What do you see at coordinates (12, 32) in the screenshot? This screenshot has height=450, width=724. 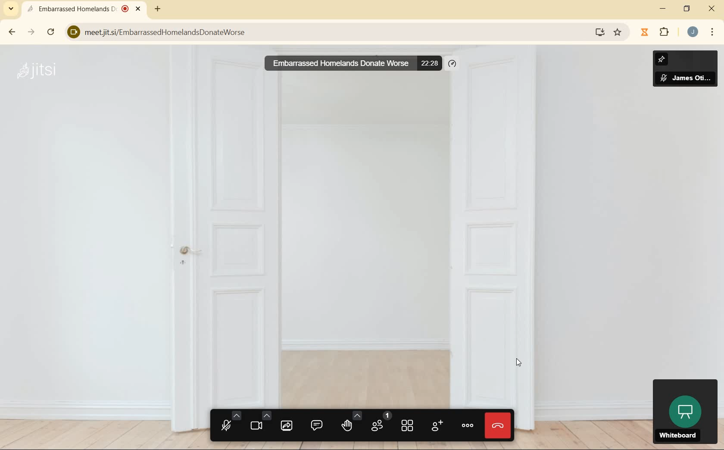 I see `back` at bounding box center [12, 32].